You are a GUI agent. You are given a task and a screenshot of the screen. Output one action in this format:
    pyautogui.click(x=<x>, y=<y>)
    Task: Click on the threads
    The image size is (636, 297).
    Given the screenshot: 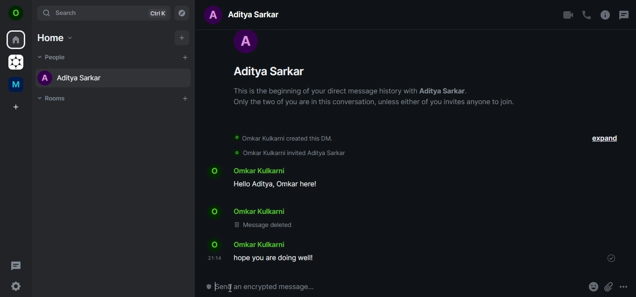 What is the action you would take?
    pyautogui.click(x=625, y=16)
    